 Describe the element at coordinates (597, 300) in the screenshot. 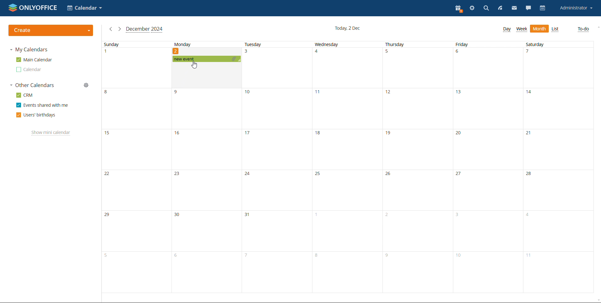

I see `scroll down` at that location.